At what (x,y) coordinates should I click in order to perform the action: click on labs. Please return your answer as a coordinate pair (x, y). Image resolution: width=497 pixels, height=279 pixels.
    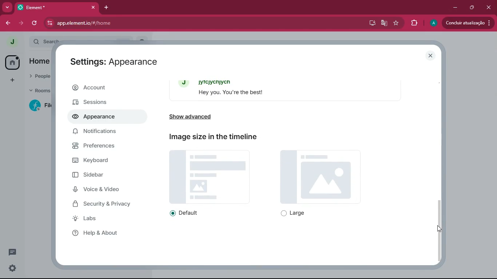
    Looking at the image, I should click on (102, 220).